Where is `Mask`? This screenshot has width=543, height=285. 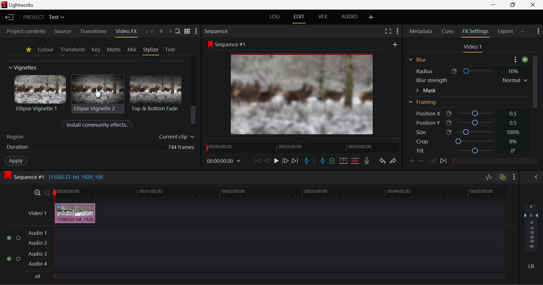
Mask is located at coordinates (426, 90).